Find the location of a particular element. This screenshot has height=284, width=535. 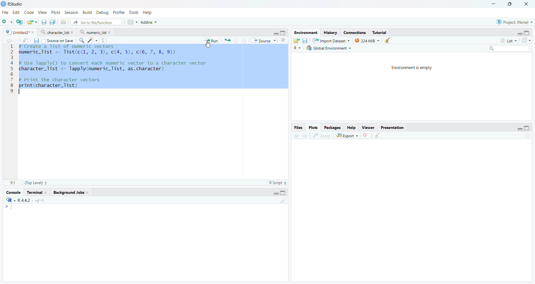

Full Height is located at coordinates (527, 128).